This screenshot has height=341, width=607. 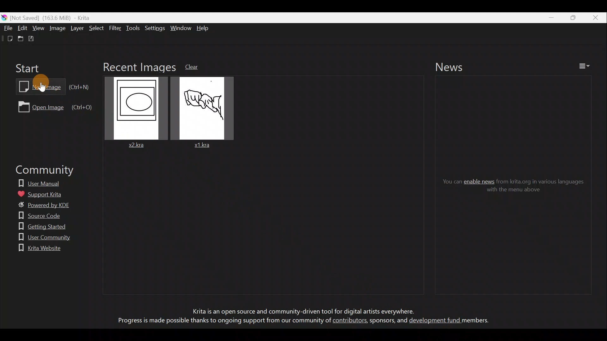 What do you see at coordinates (47, 206) in the screenshot?
I see `Powered by KDE` at bounding box center [47, 206].